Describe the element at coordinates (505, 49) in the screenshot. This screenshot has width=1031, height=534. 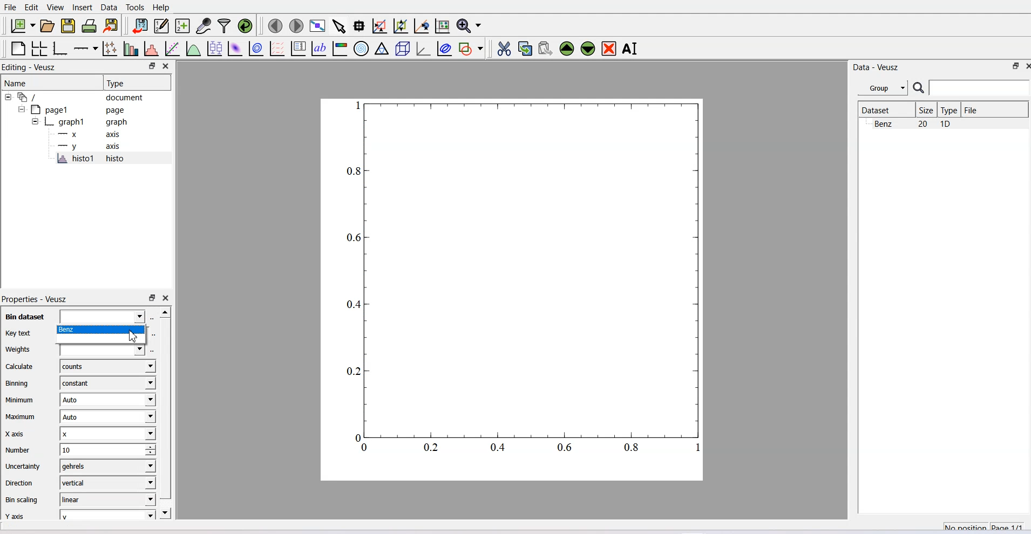
I see `Cut the selected widget` at that location.